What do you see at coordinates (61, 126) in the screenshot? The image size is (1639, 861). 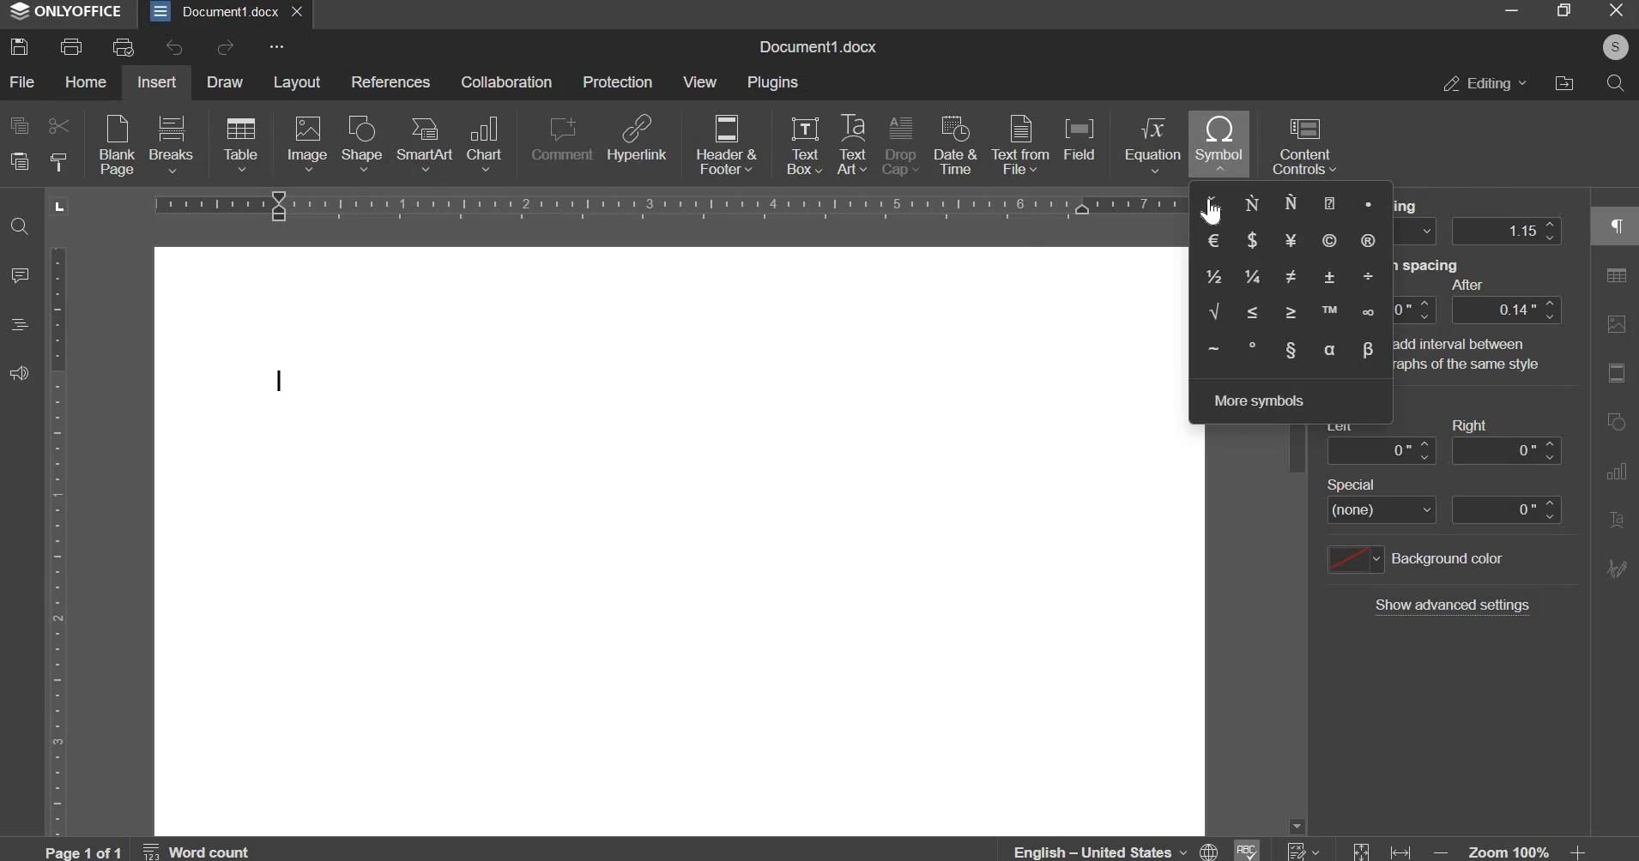 I see `cut` at bounding box center [61, 126].